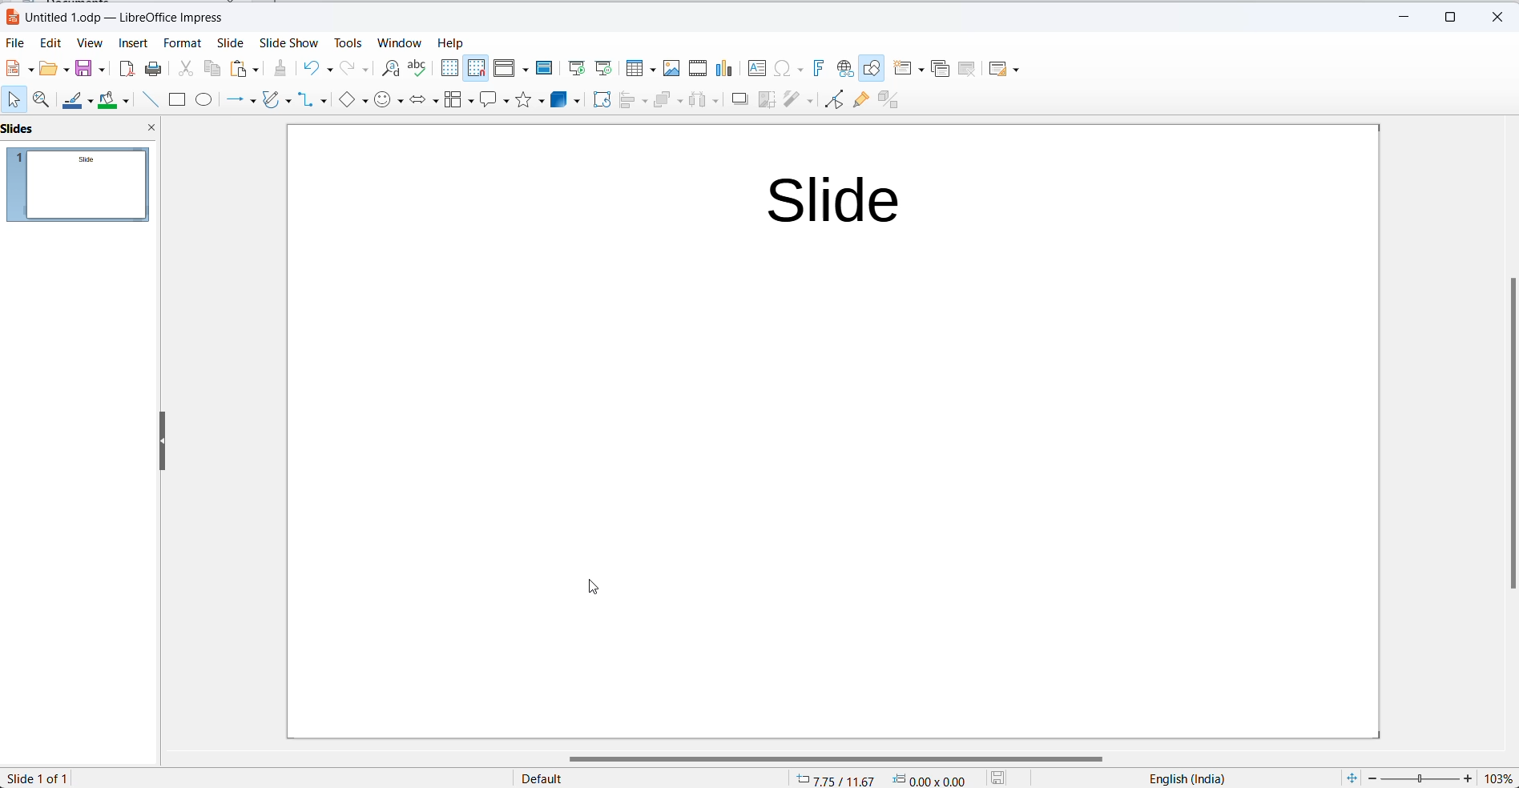 This screenshot has height=788, width=1519. Describe the element at coordinates (40, 103) in the screenshot. I see `Zoom and pan` at that location.